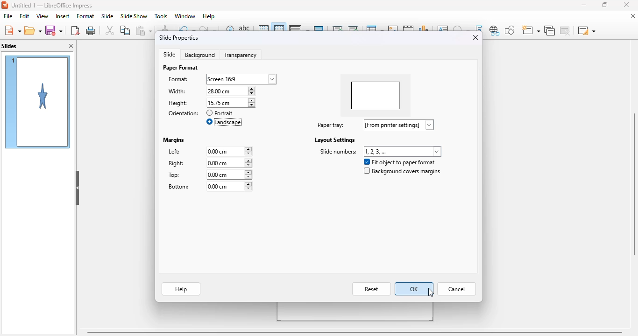 The width and height of the screenshot is (638, 336). Describe the element at coordinates (249, 154) in the screenshot. I see `decrease left margin` at that location.